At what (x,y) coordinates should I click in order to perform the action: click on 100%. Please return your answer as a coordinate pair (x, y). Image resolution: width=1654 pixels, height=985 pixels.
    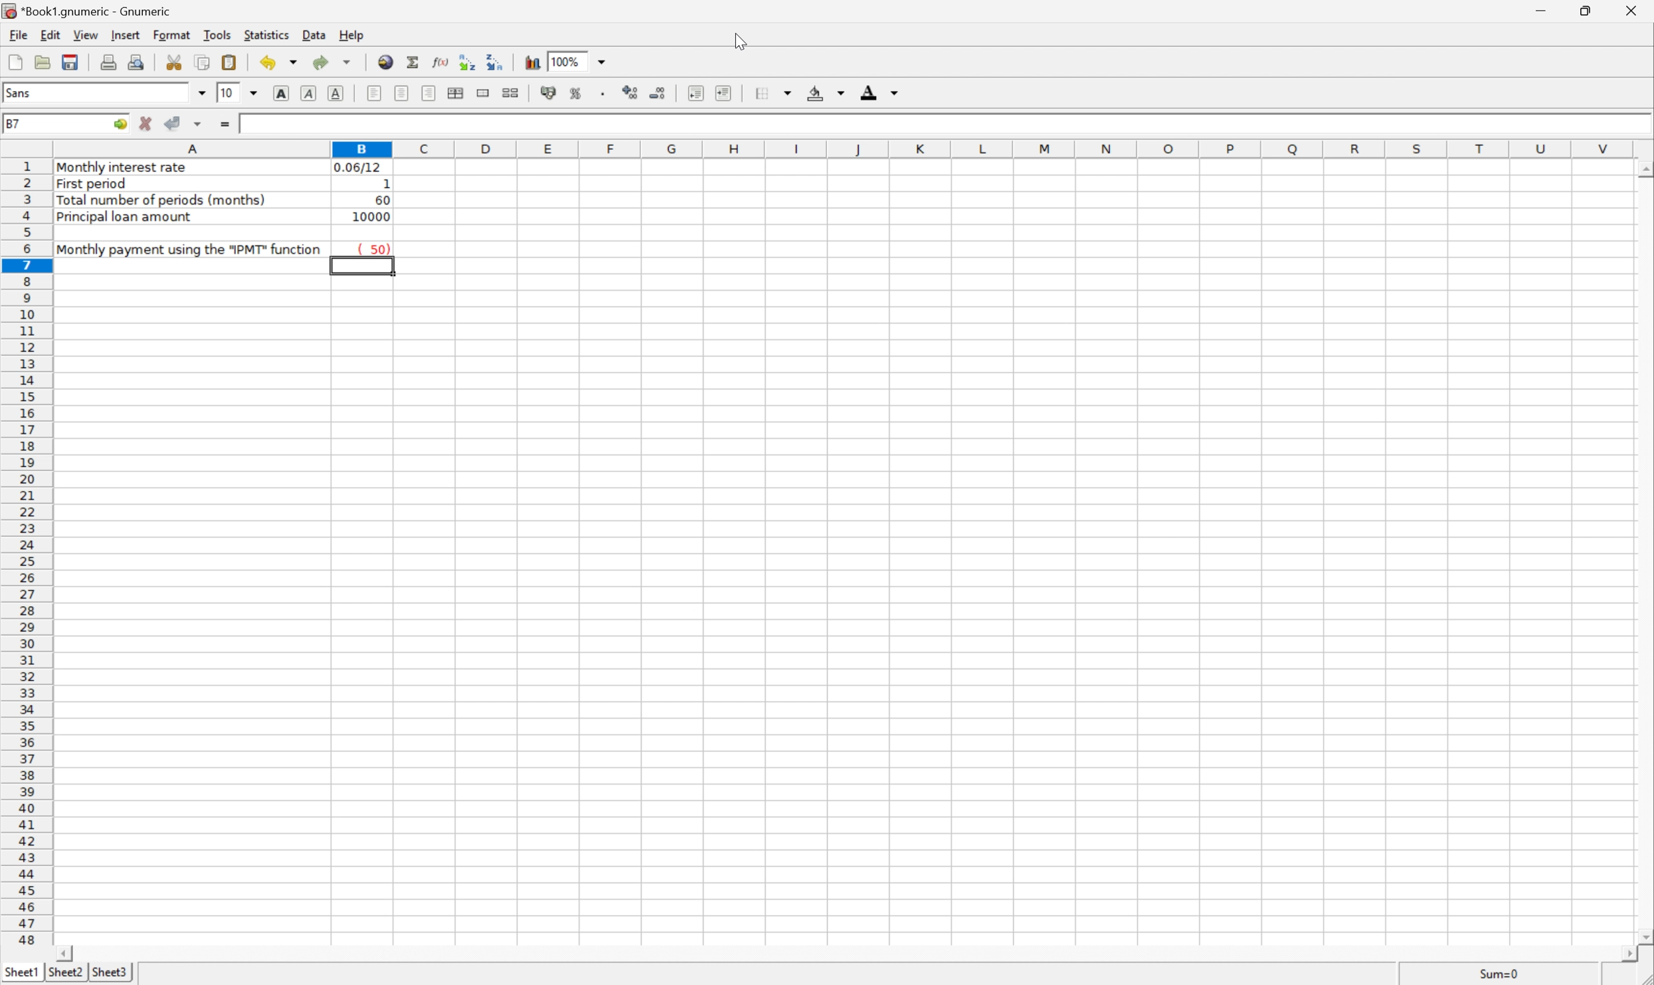
    Looking at the image, I should click on (565, 60).